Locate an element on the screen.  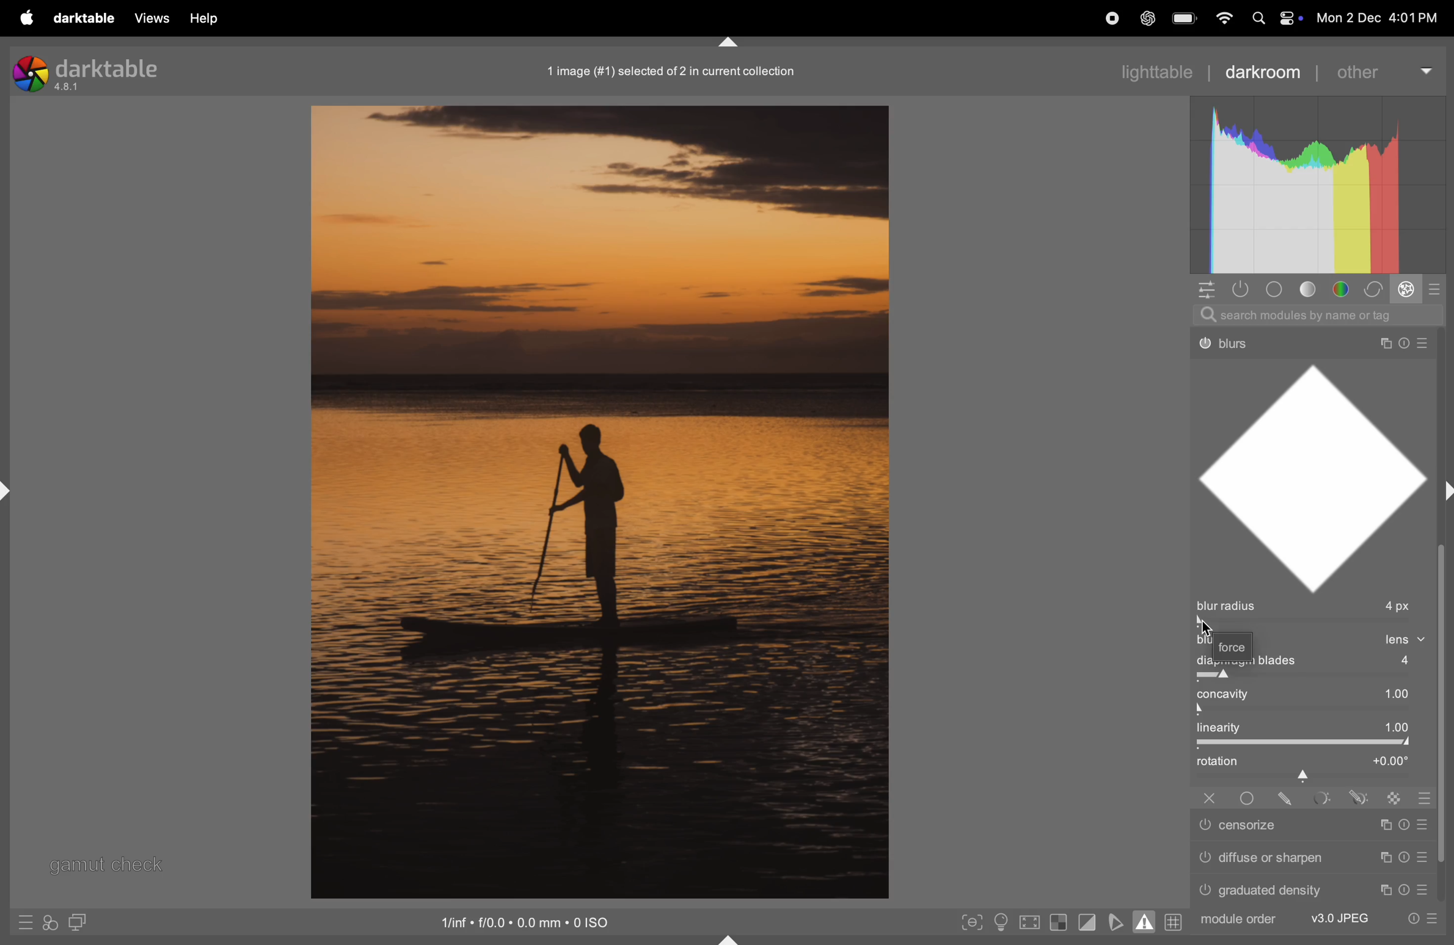
blur radius is located at coordinates (1312, 606).